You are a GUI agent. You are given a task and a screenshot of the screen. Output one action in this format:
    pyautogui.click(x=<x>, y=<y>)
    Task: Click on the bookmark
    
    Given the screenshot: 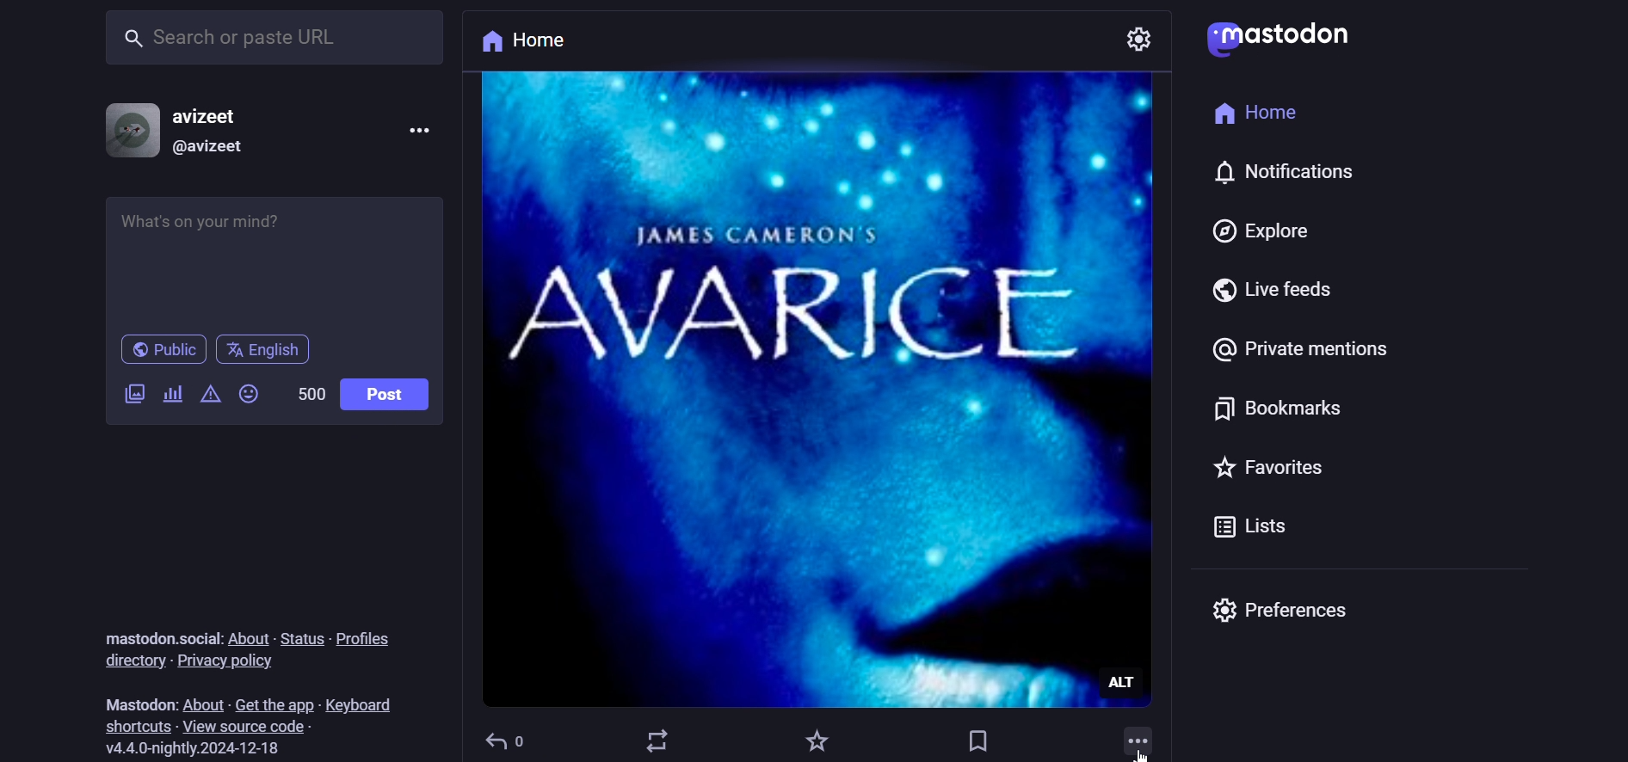 What is the action you would take?
    pyautogui.click(x=976, y=740)
    